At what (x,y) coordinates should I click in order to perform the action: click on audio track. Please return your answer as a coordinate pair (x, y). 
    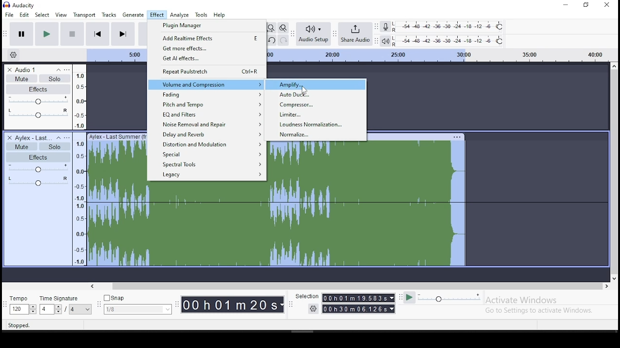
    Looking at the image, I should click on (116, 157).